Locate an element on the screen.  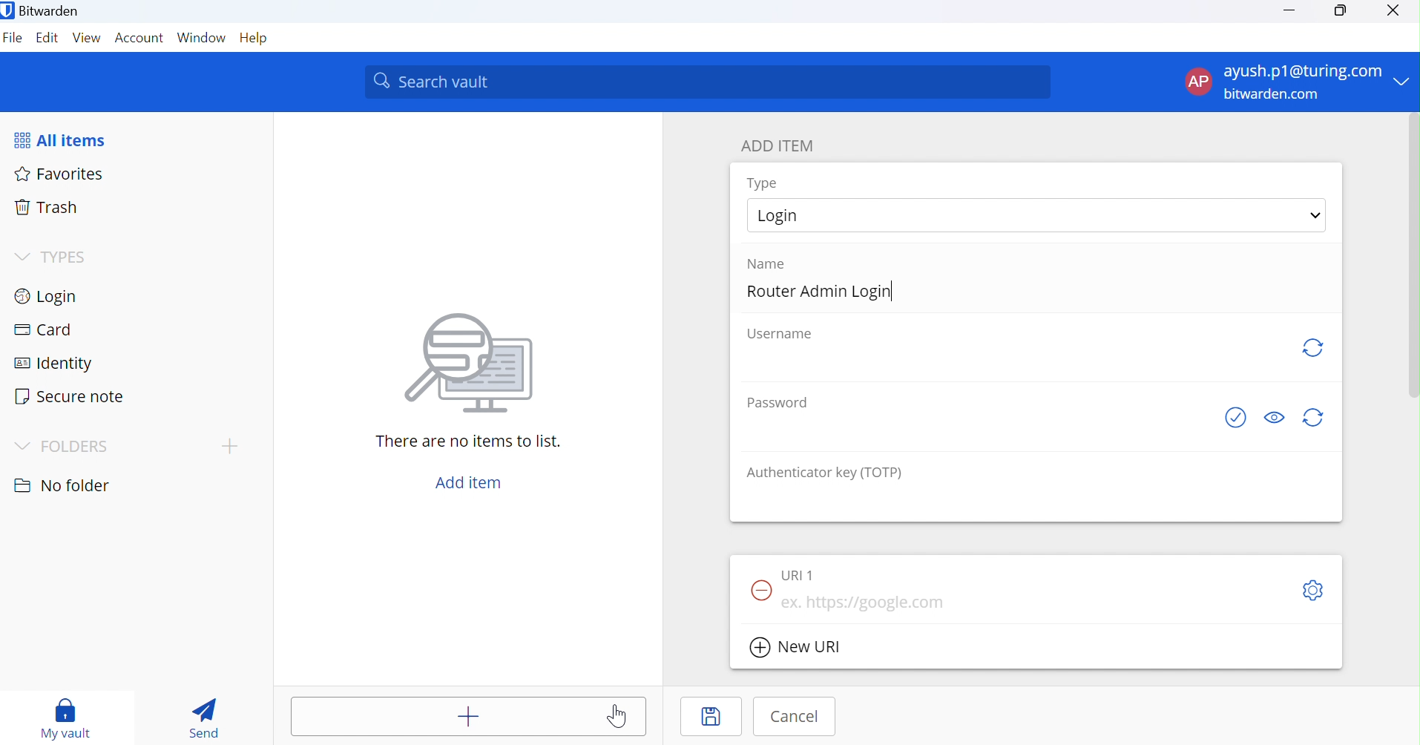
vertical scrollbar is located at coordinates (1414, 256).